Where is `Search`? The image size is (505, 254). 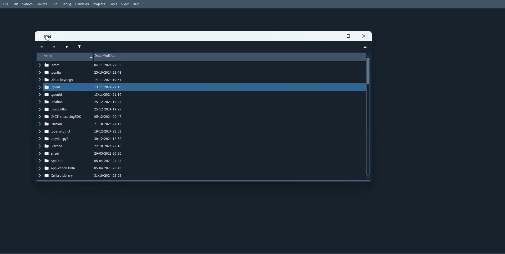
Search is located at coordinates (27, 4).